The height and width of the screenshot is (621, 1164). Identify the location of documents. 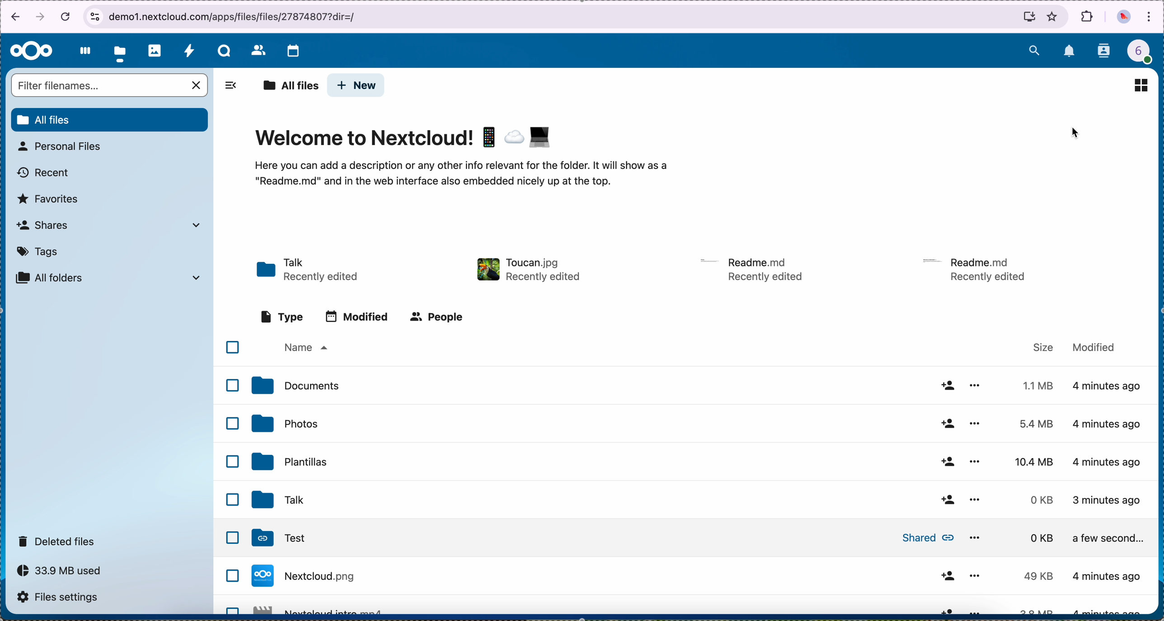
(295, 386).